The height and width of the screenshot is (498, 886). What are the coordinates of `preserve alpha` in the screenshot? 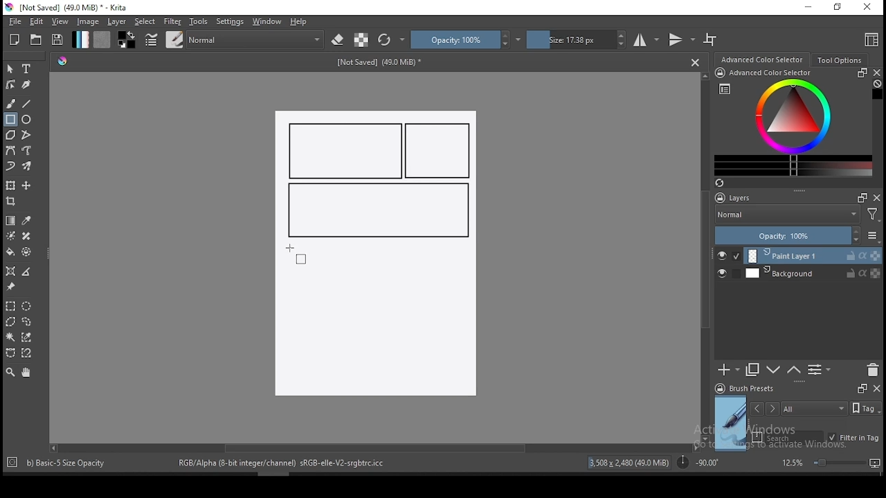 It's located at (361, 41).